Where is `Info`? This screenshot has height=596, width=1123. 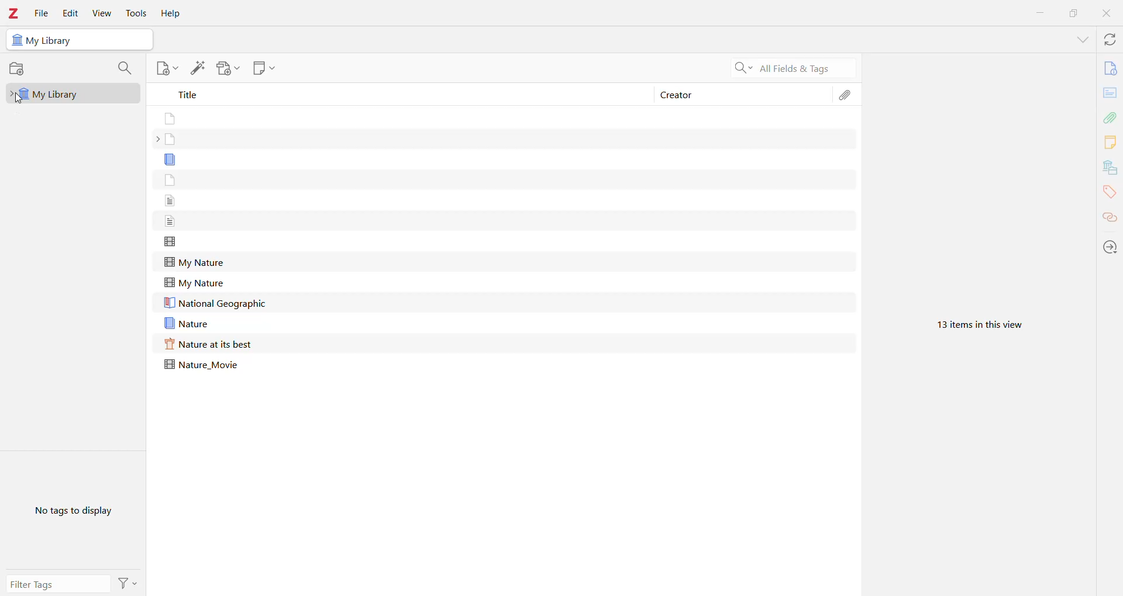 Info is located at coordinates (1110, 70).